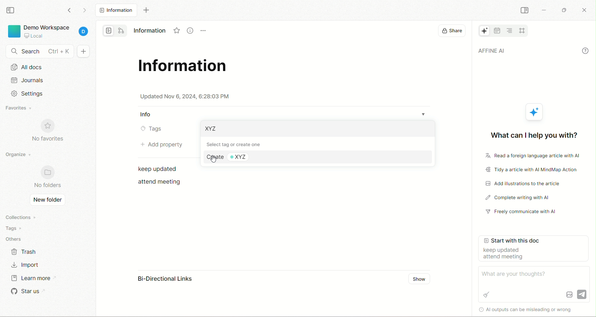  I want to click on Information, so click(149, 29).